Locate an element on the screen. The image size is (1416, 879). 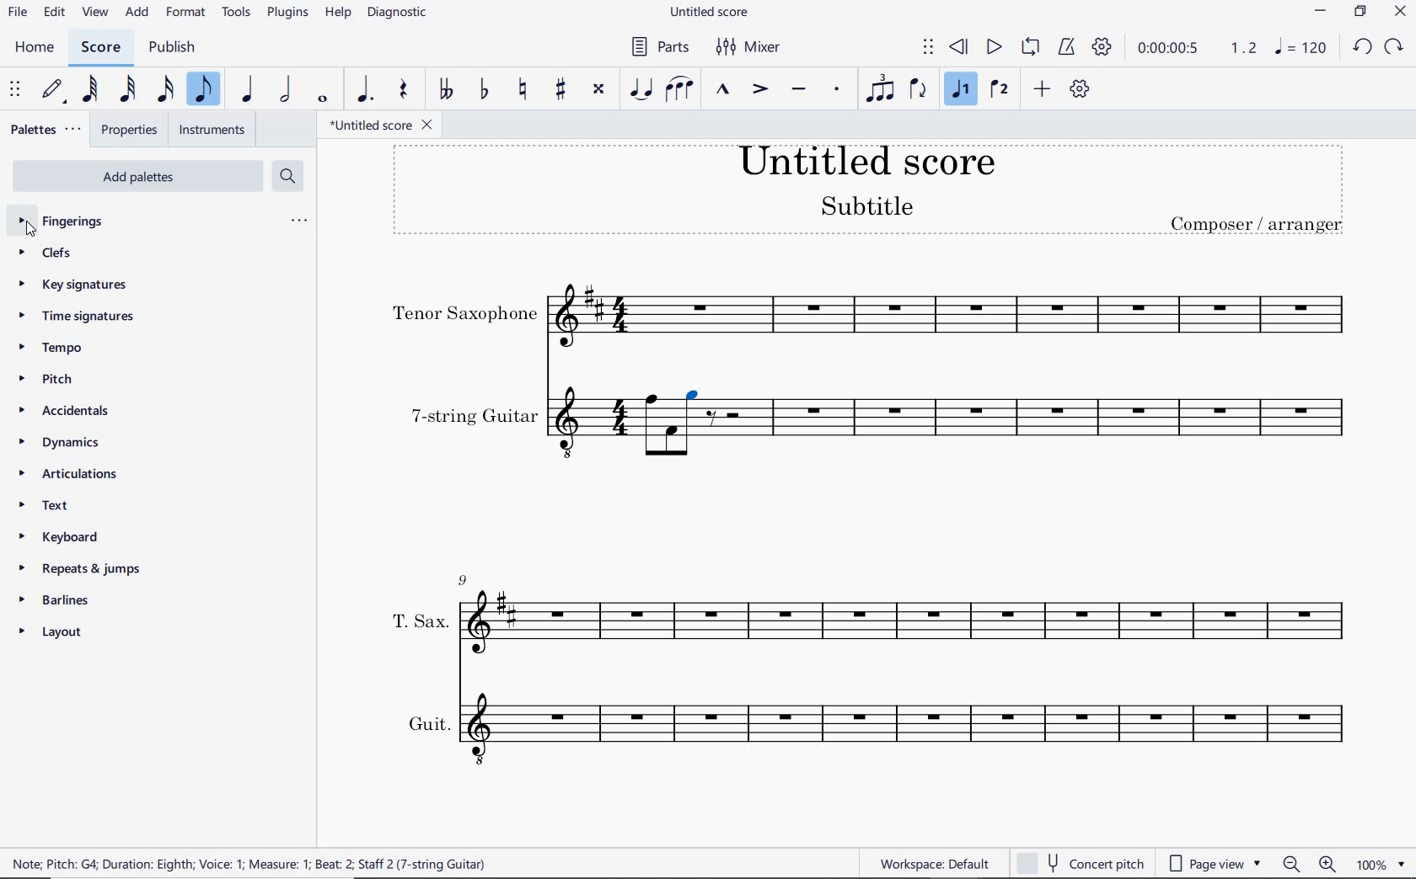
MARCATO is located at coordinates (722, 91).